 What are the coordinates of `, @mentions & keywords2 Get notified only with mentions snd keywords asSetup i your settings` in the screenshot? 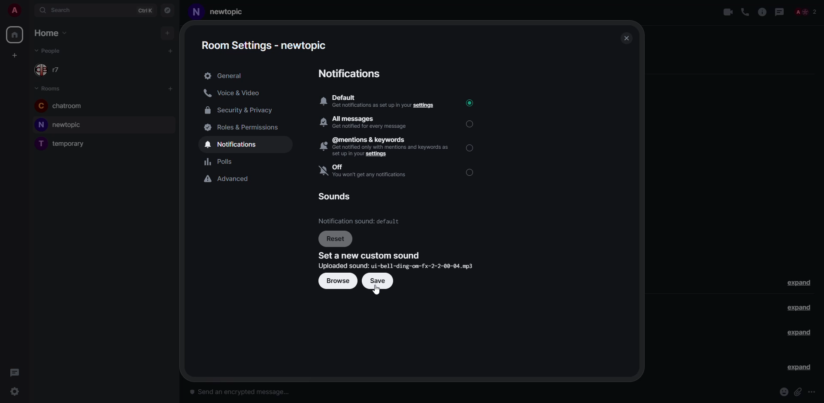 It's located at (385, 147).